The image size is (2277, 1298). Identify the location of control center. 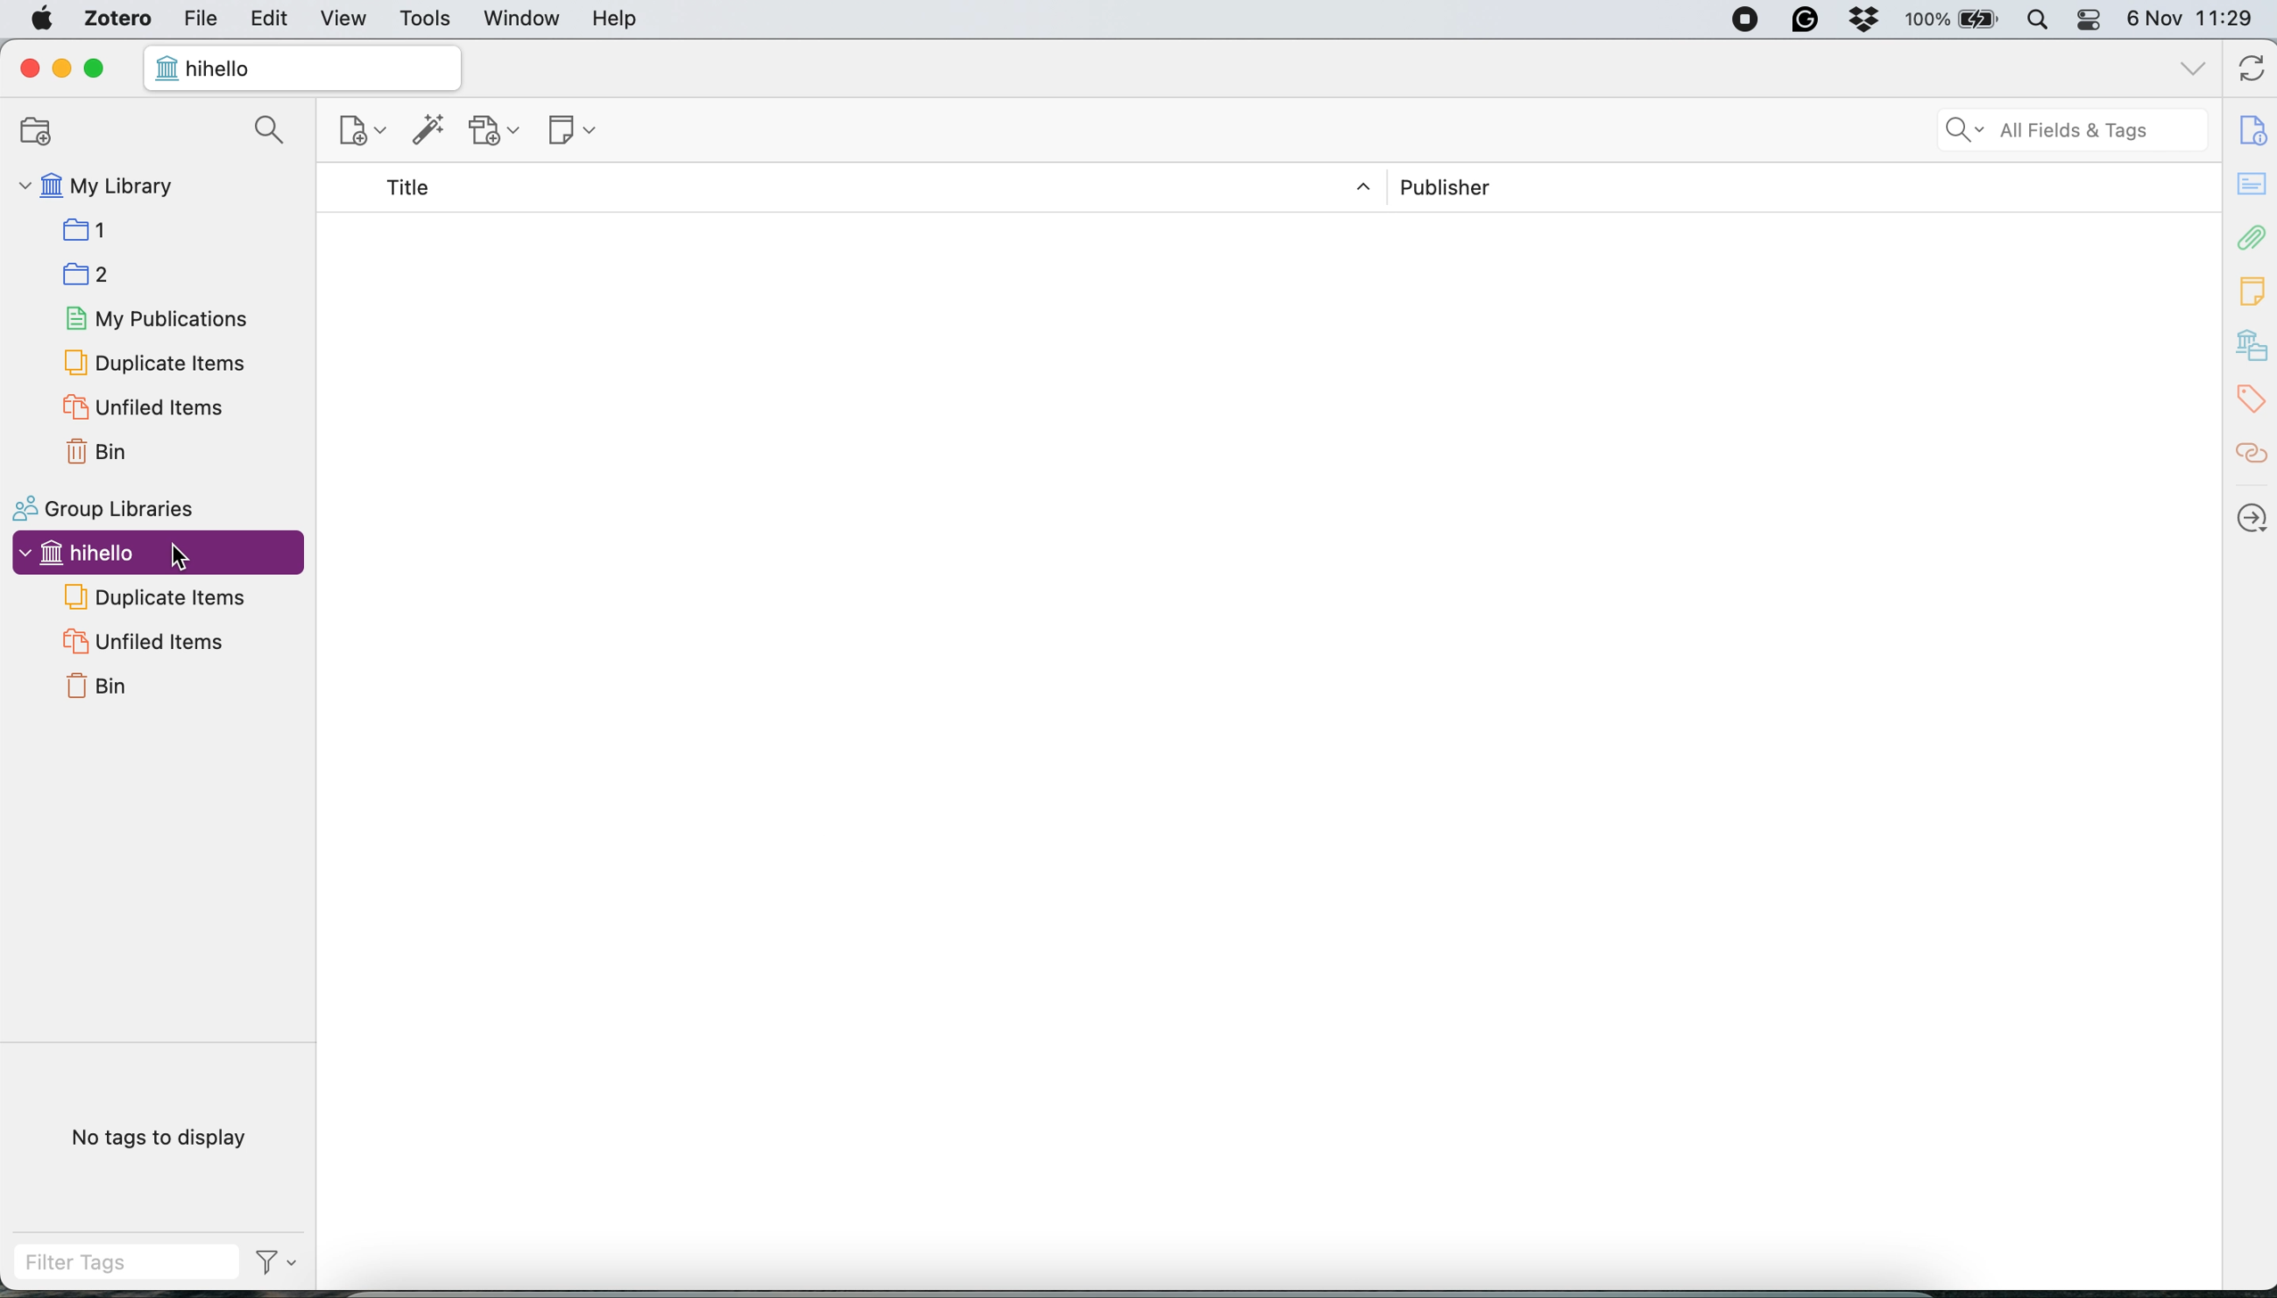
(2090, 21).